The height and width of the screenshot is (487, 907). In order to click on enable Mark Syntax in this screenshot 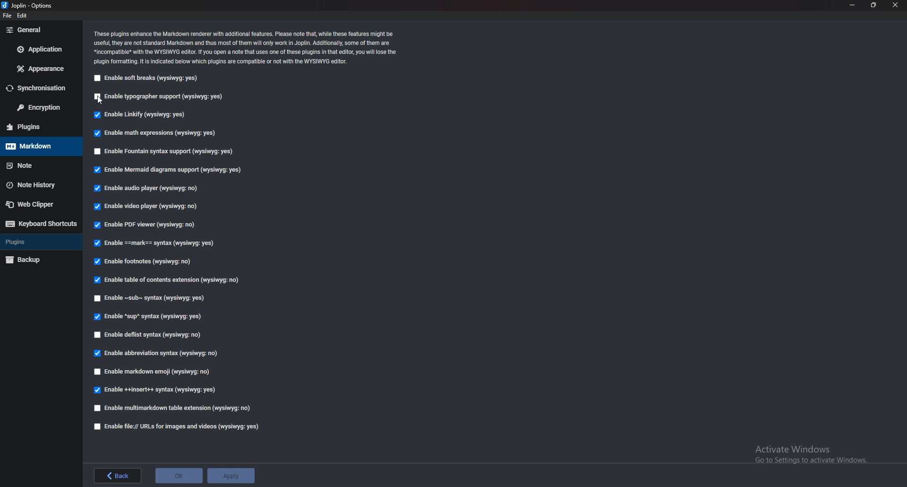, I will do `click(155, 243)`.